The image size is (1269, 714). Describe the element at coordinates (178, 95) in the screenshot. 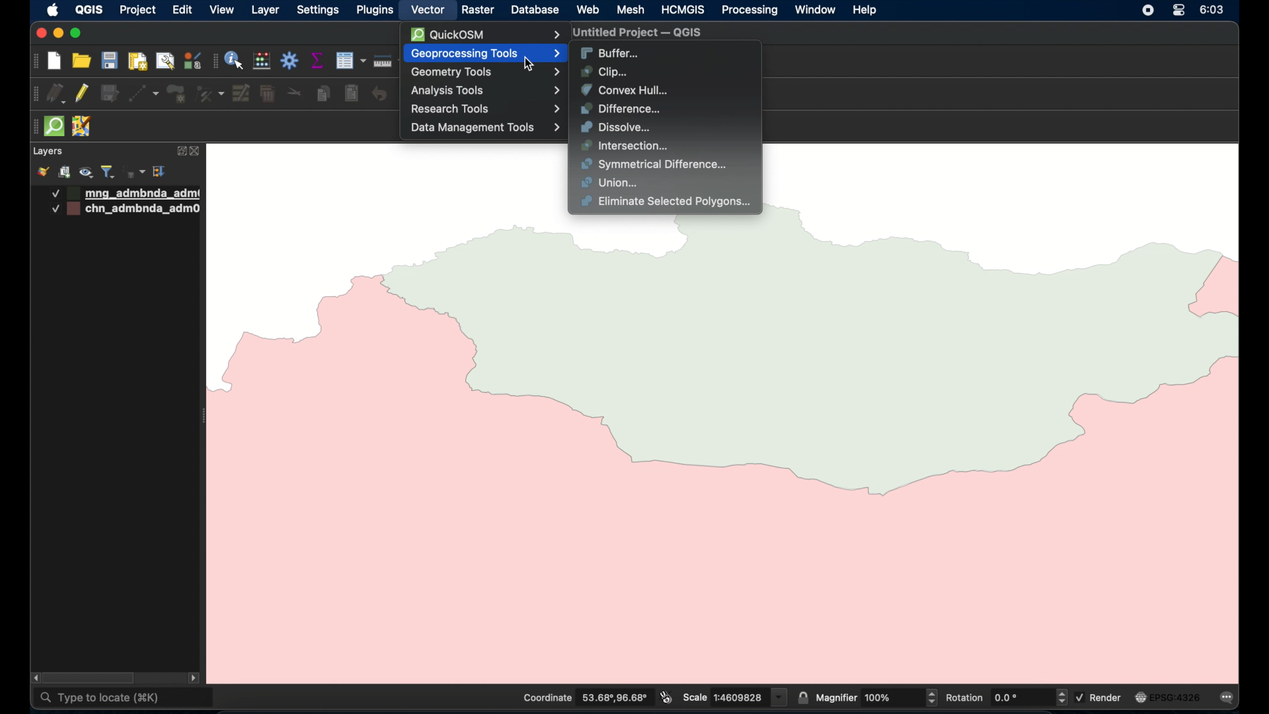

I see `add polygon` at that location.